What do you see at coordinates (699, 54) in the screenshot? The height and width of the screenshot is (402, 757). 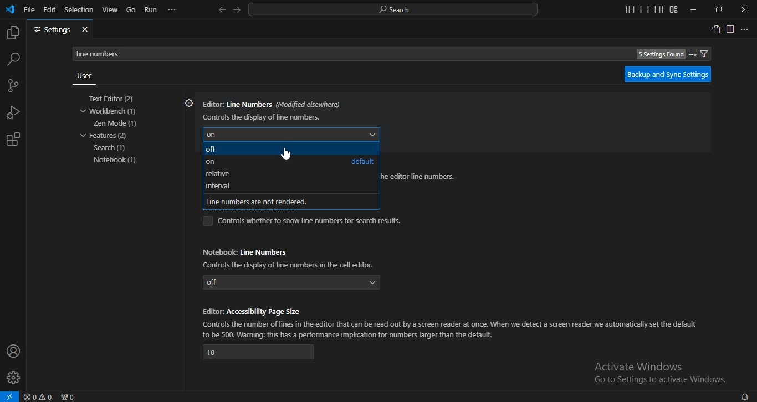 I see `filter` at bounding box center [699, 54].